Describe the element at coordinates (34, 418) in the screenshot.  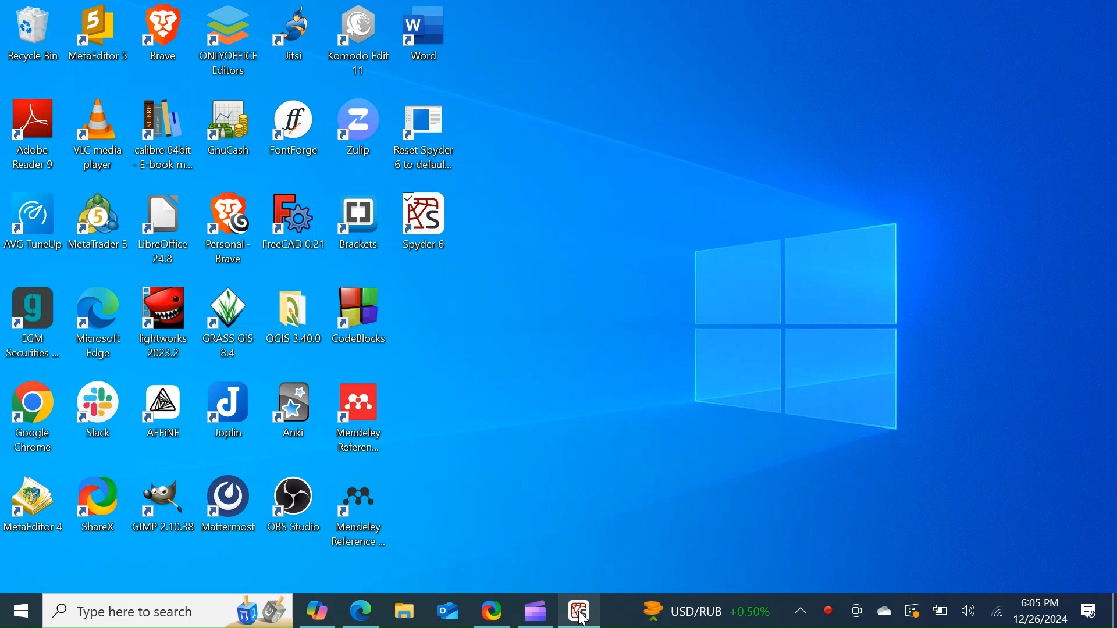
I see `Google Chrome Desktop Icon` at that location.